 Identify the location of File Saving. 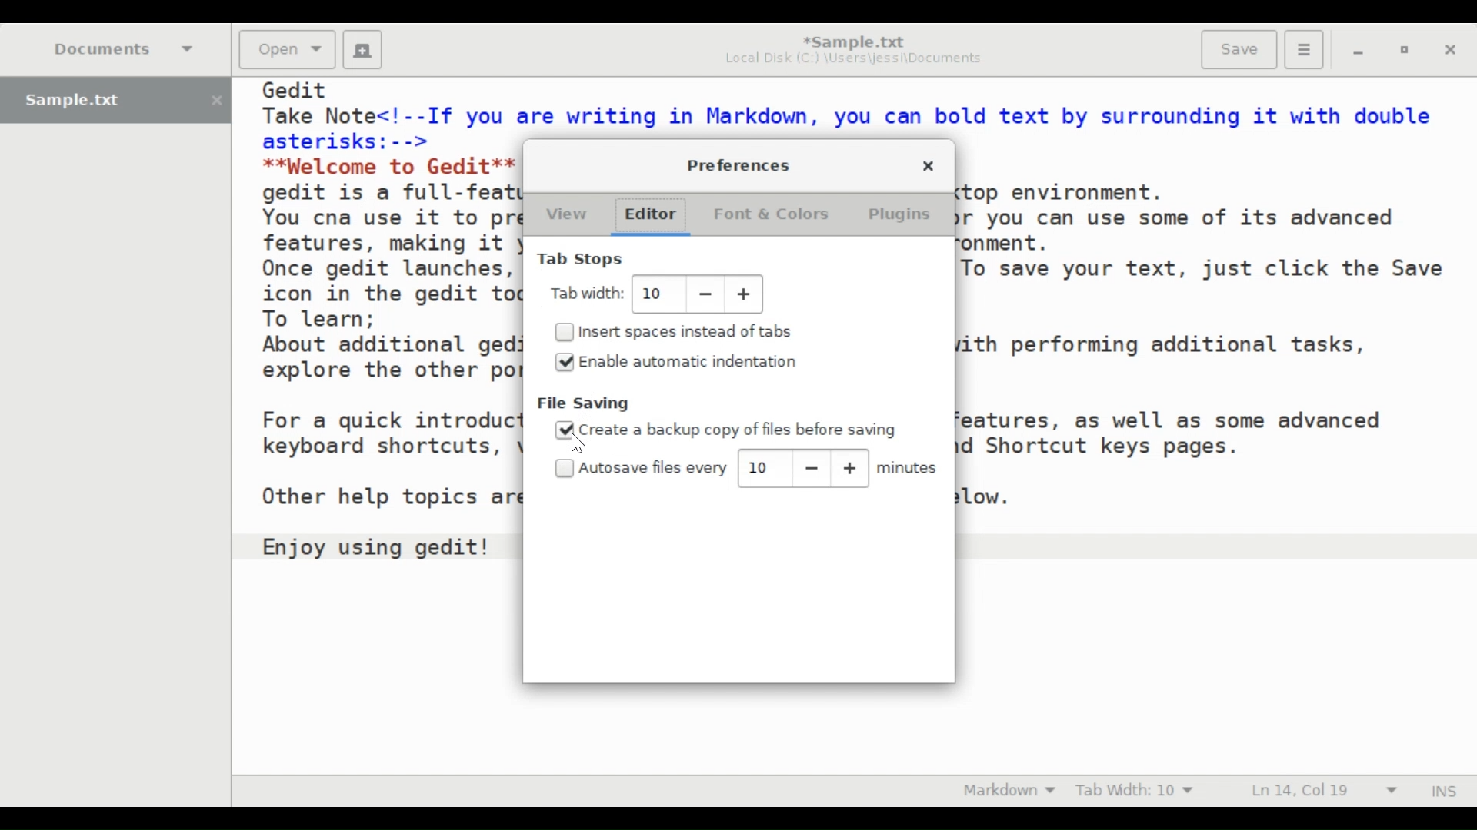
(585, 403).